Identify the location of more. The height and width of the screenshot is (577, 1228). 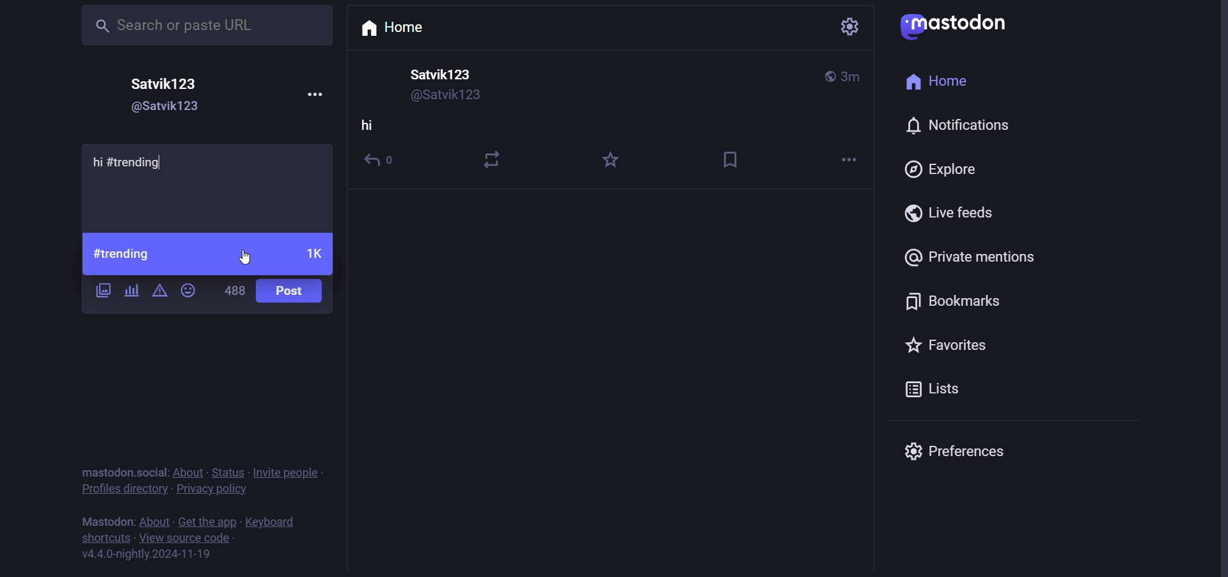
(845, 161).